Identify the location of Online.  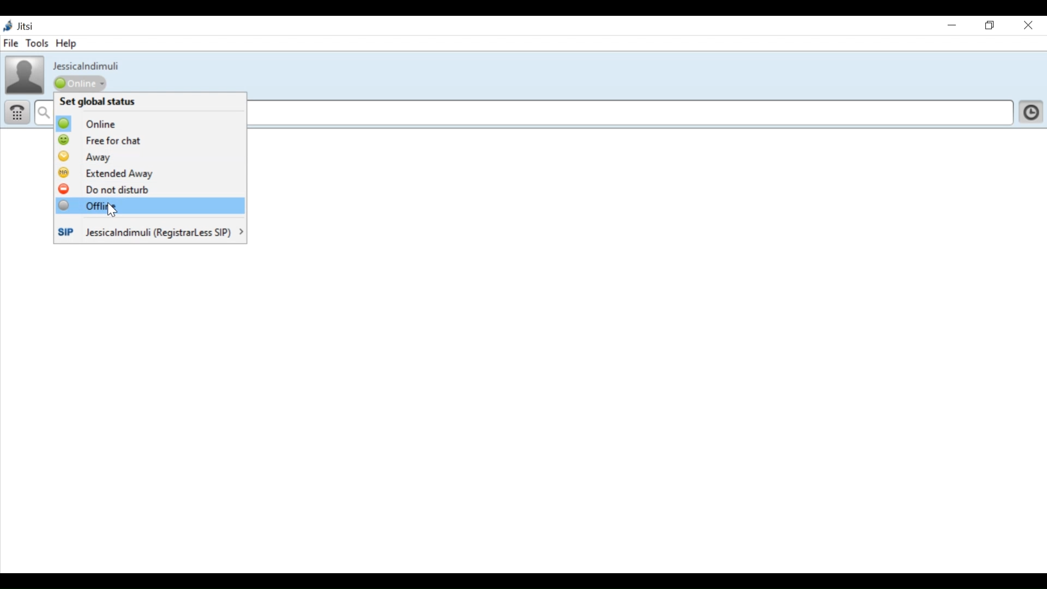
(148, 123).